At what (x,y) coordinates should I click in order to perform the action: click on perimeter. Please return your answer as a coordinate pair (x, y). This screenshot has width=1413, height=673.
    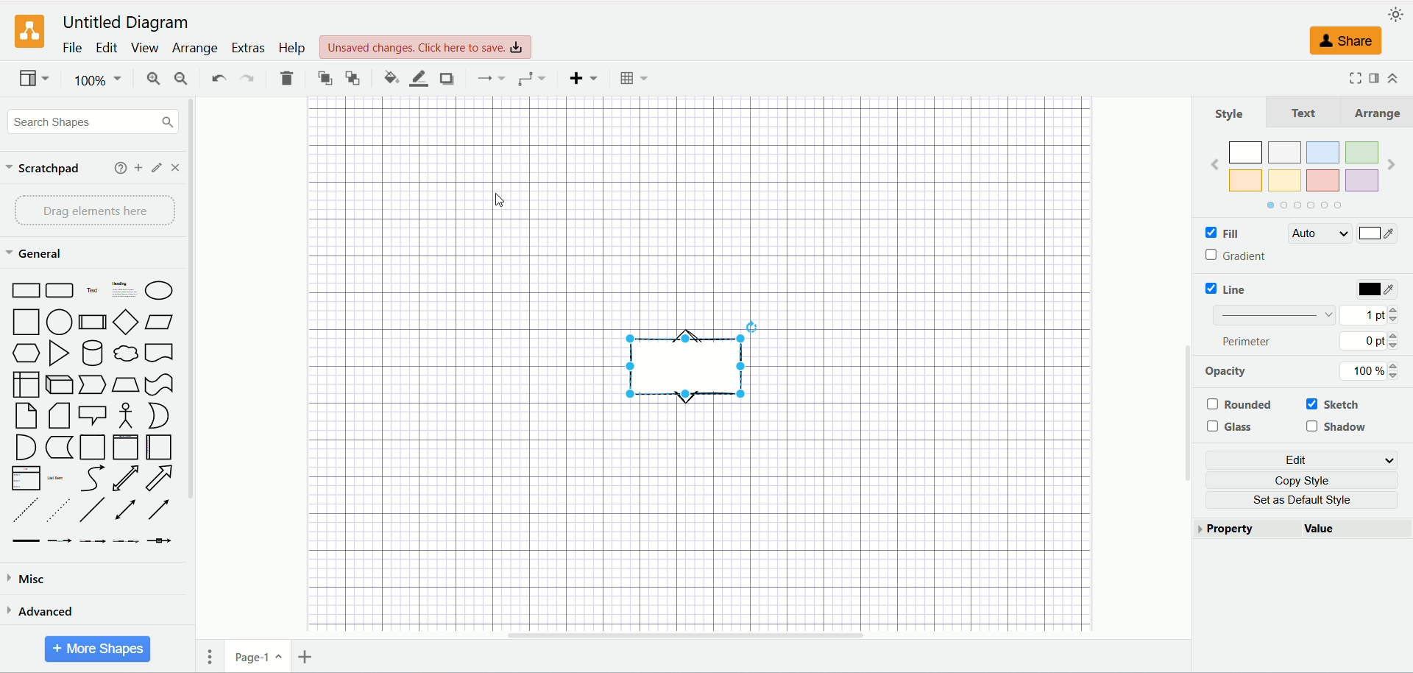
    Looking at the image, I should click on (1248, 342).